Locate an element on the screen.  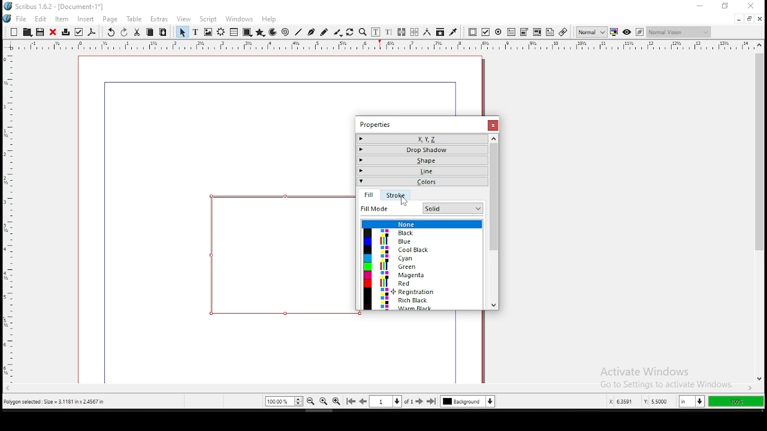
restore is located at coordinates (750, 19).